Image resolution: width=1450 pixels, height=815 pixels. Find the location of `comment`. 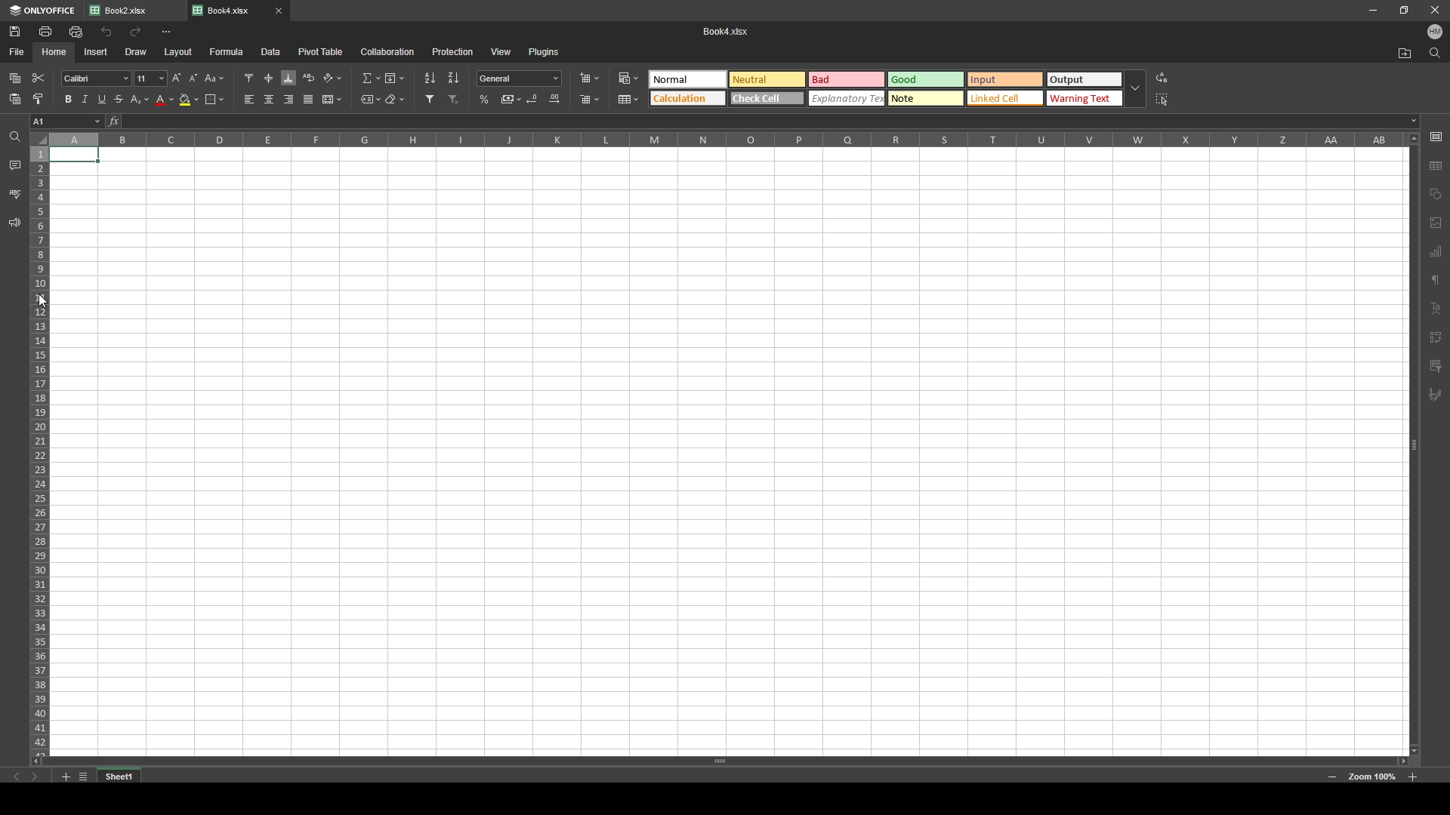

comment is located at coordinates (15, 167).